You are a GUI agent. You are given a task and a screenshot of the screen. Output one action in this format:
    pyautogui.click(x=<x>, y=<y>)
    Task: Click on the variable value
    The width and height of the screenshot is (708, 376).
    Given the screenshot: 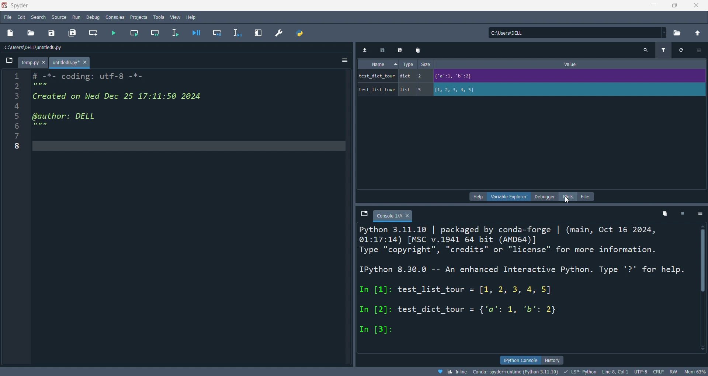 What is the action you would take?
    pyautogui.click(x=456, y=77)
    